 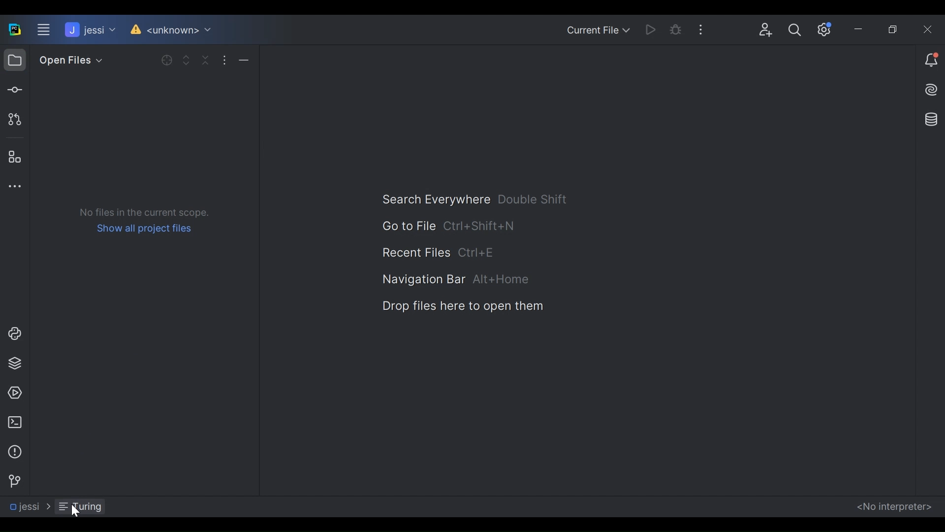 I want to click on No files in the current scope, so click(x=145, y=211).